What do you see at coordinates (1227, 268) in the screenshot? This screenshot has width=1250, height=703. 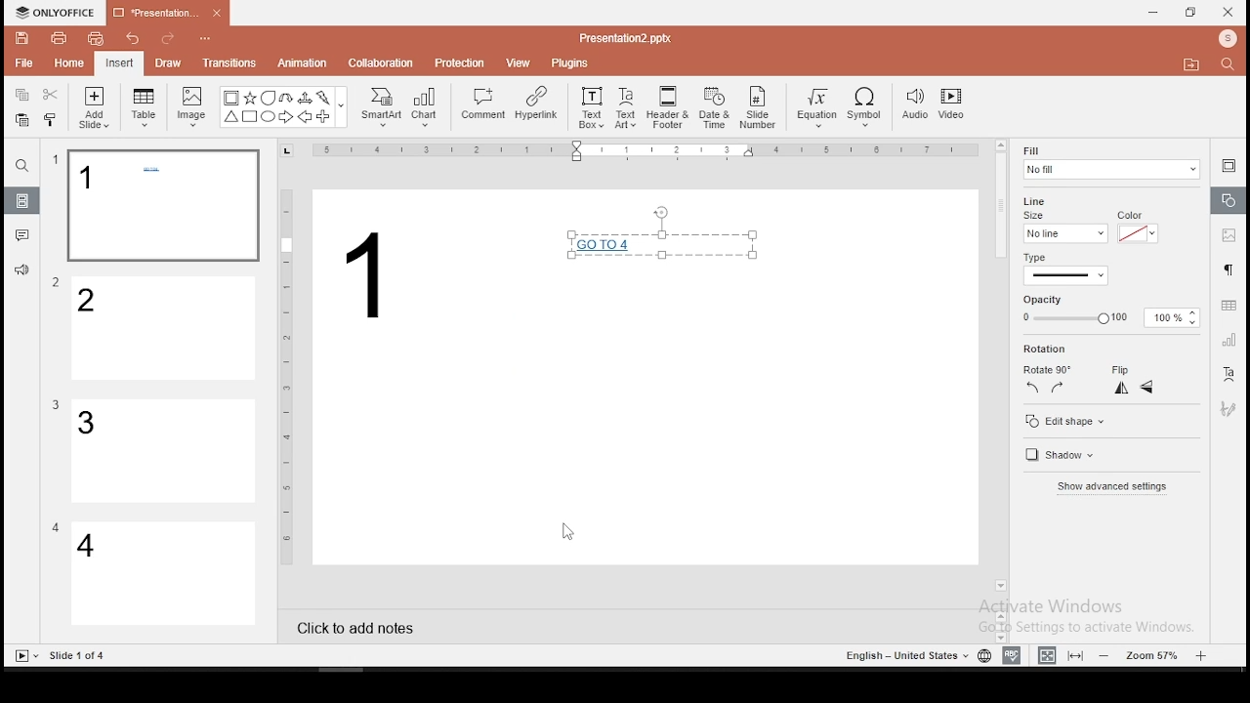 I see `paragraph settings` at bounding box center [1227, 268].